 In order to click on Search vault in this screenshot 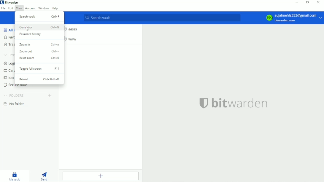, I will do `click(162, 18)`.